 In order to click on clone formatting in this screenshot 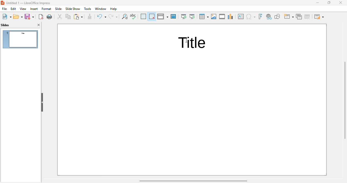, I will do `click(90, 17)`.